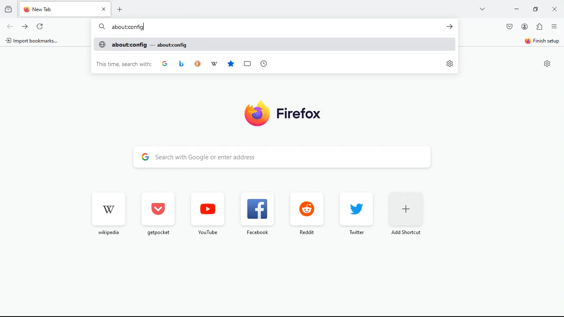 This screenshot has width=564, height=317. I want to click on search, so click(450, 26).